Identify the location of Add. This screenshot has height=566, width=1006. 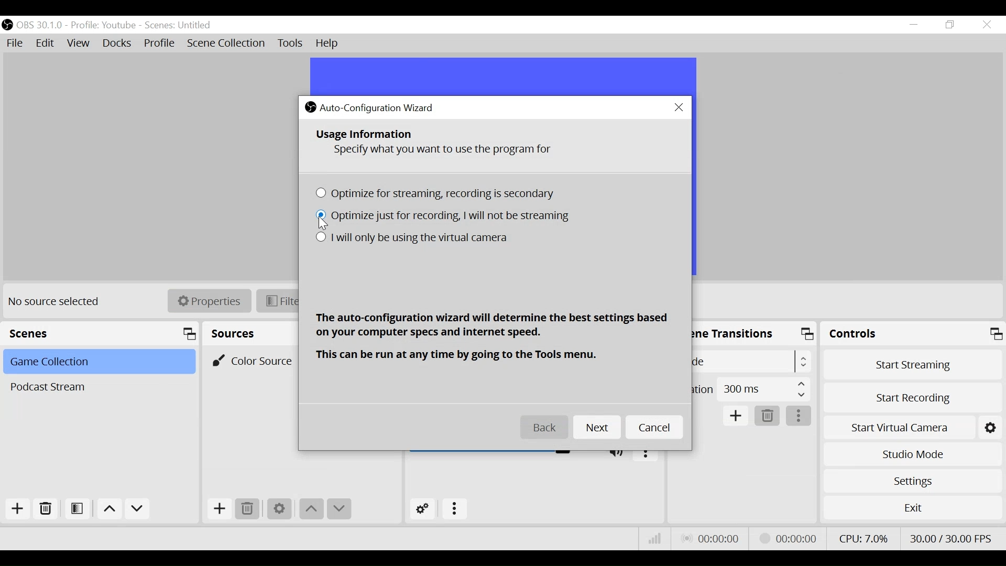
(736, 416).